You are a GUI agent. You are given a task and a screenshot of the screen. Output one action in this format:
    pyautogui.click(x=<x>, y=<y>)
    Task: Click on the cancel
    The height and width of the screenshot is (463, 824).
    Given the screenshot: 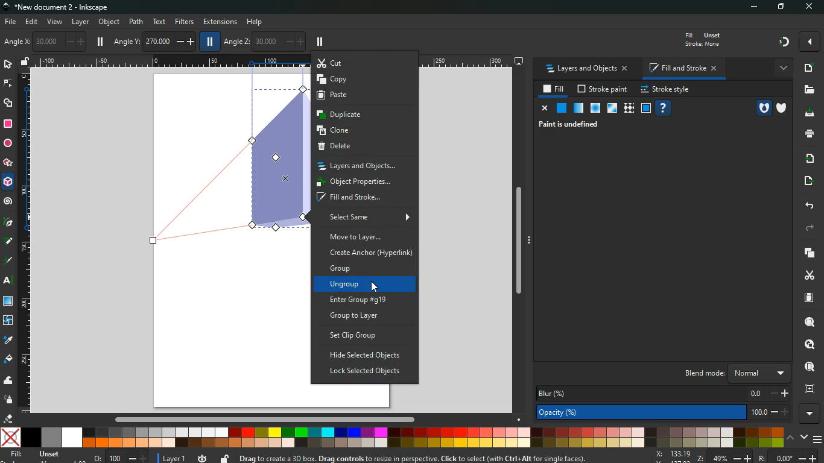 What is the action you would take?
    pyautogui.click(x=543, y=109)
    